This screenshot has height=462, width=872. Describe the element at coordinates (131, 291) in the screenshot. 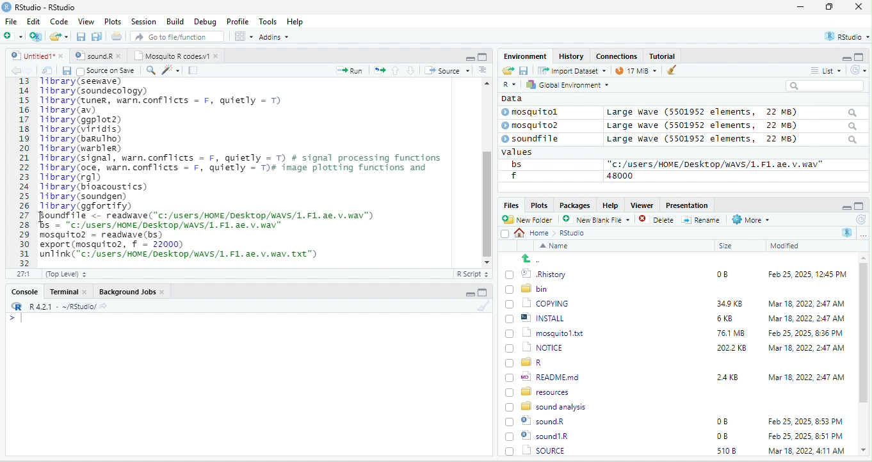

I see `Background Jobs` at that location.